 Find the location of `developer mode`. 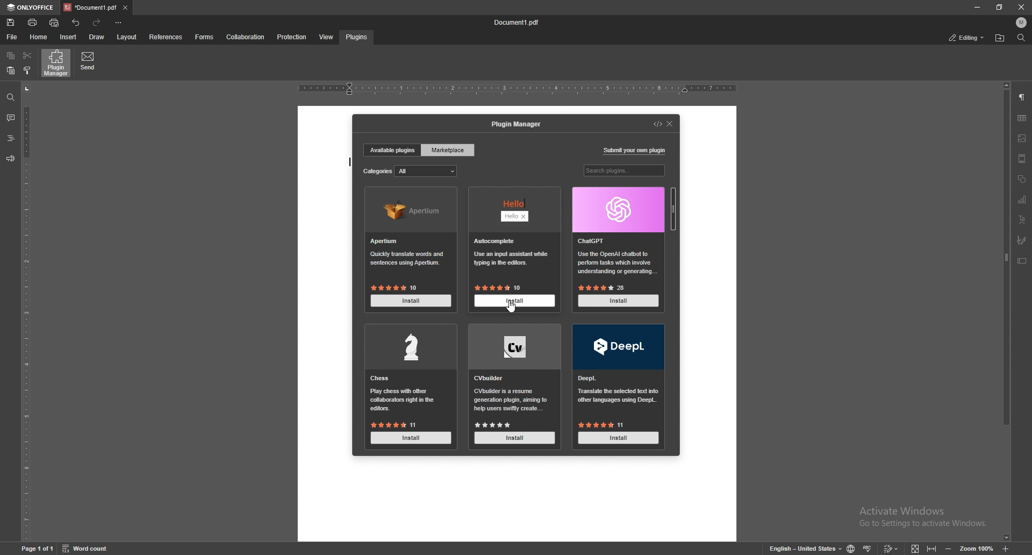

developer mode is located at coordinates (656, 124).